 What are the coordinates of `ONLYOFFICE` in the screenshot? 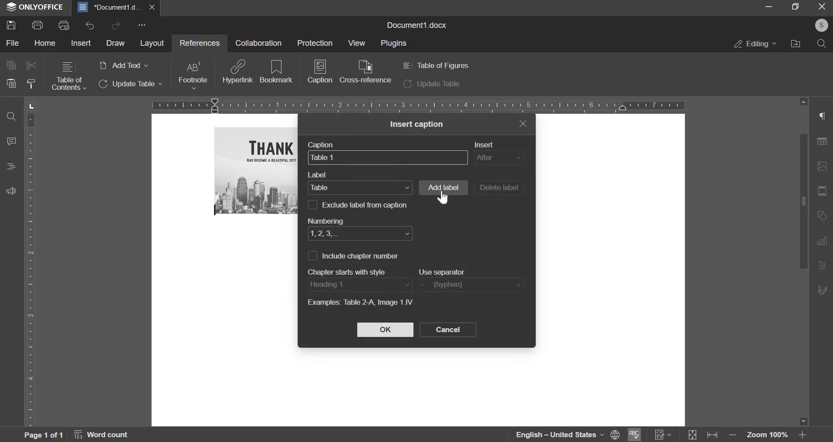 It's located at (35, 7).